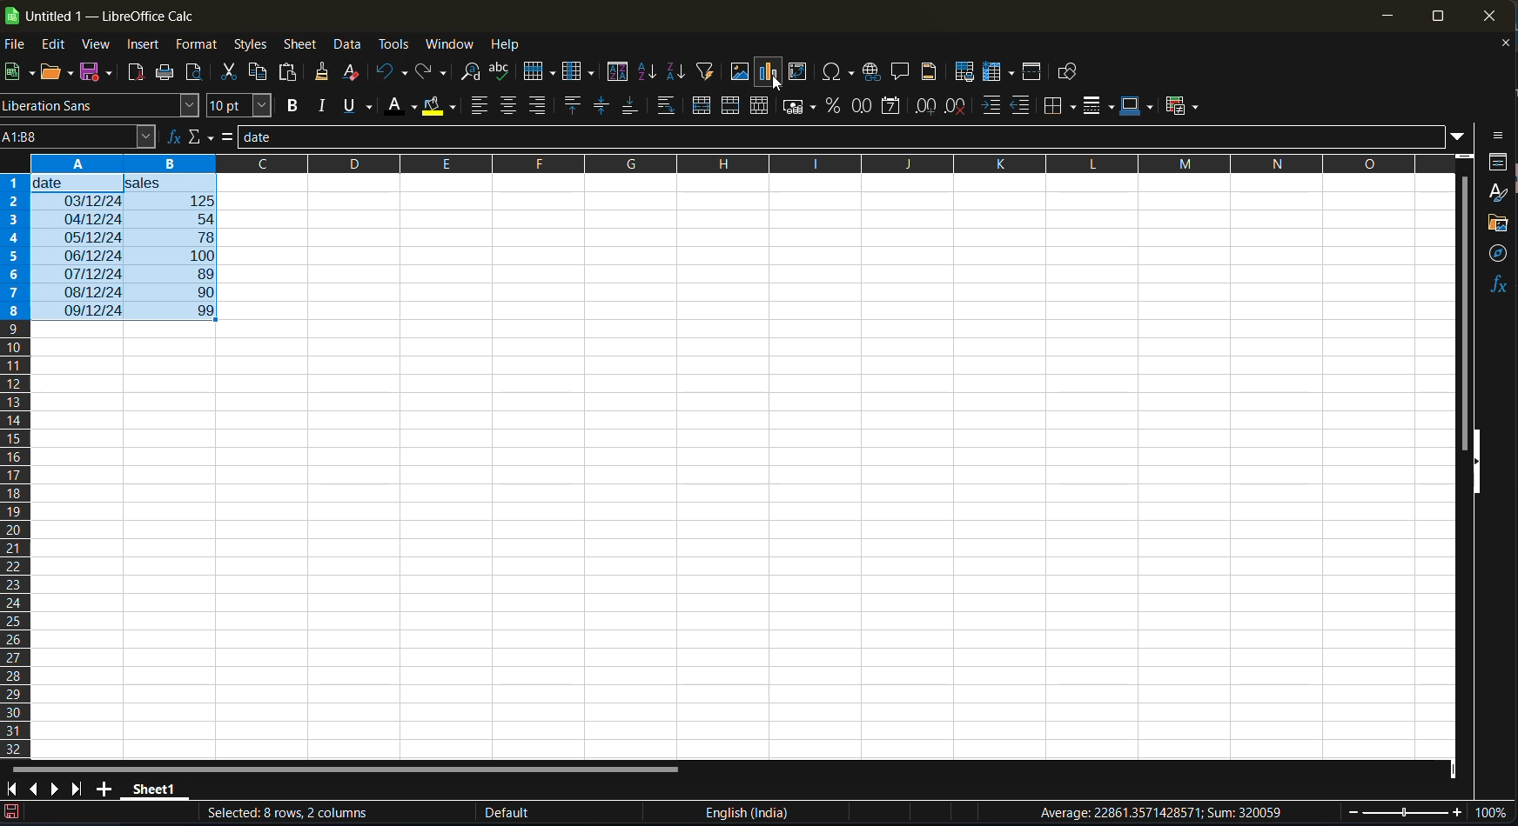  Describe the element at coordinates (359, 107) in the screenshot. I see `underline` at that location.